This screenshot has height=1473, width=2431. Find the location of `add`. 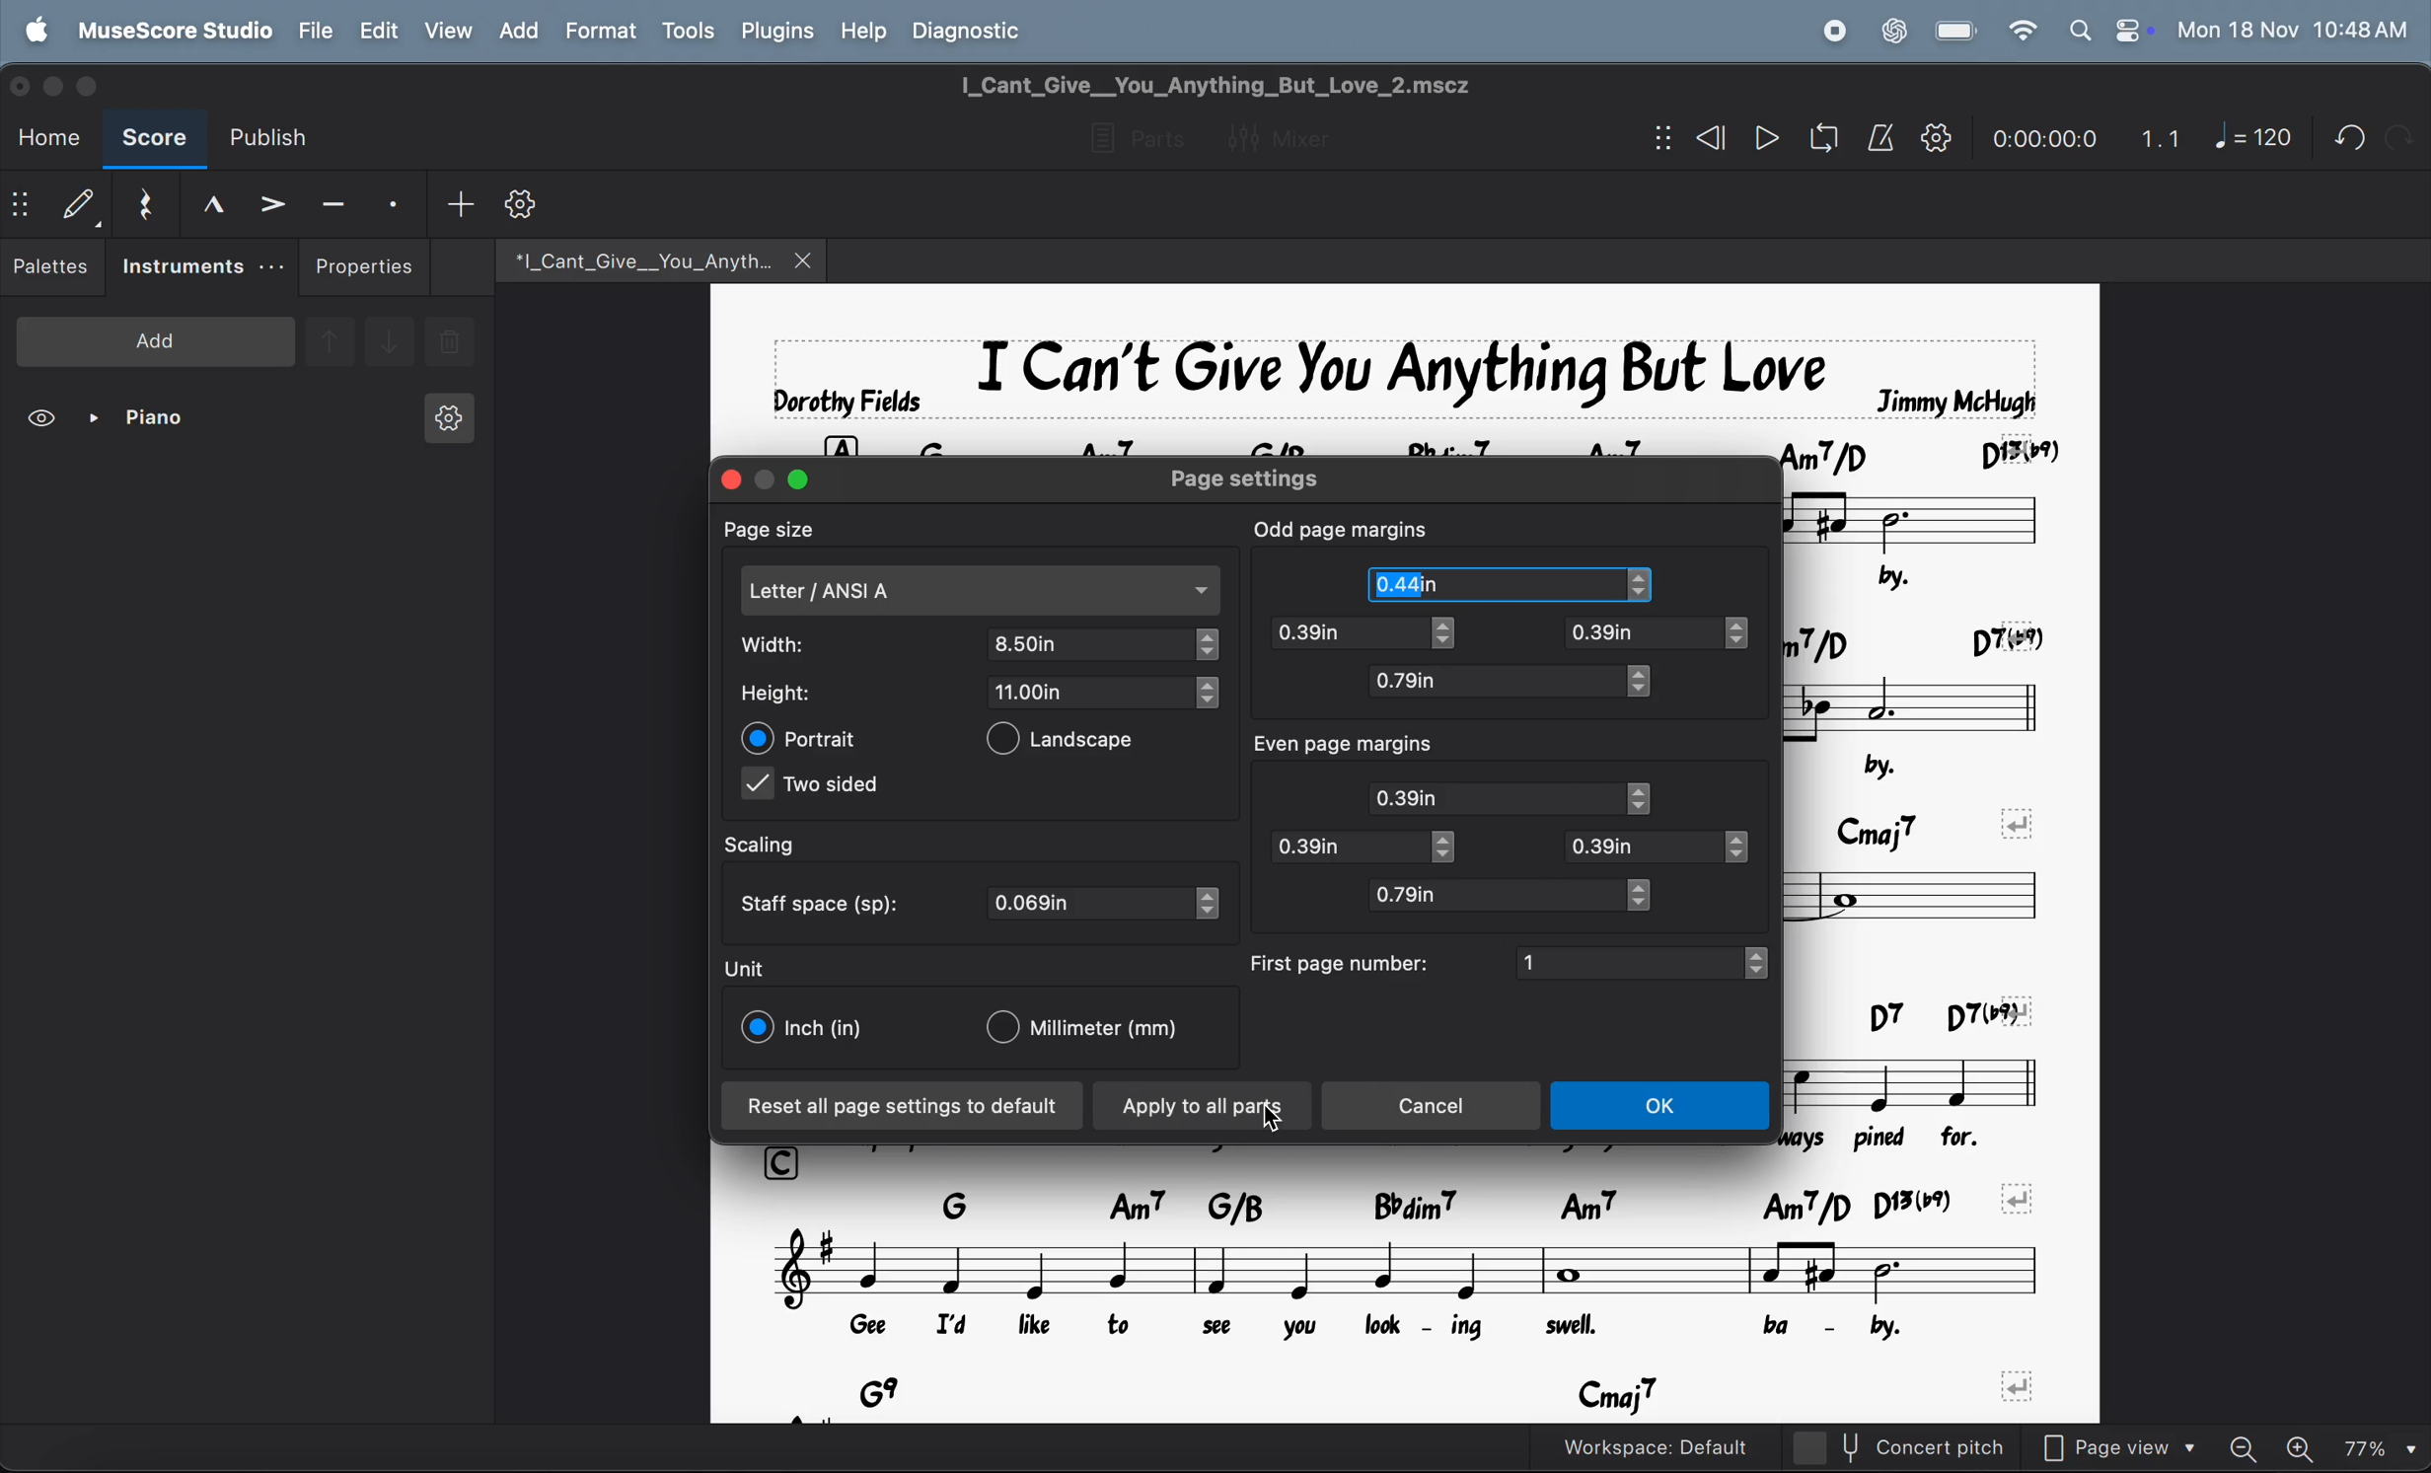

add is located at coordinates (156, 339).